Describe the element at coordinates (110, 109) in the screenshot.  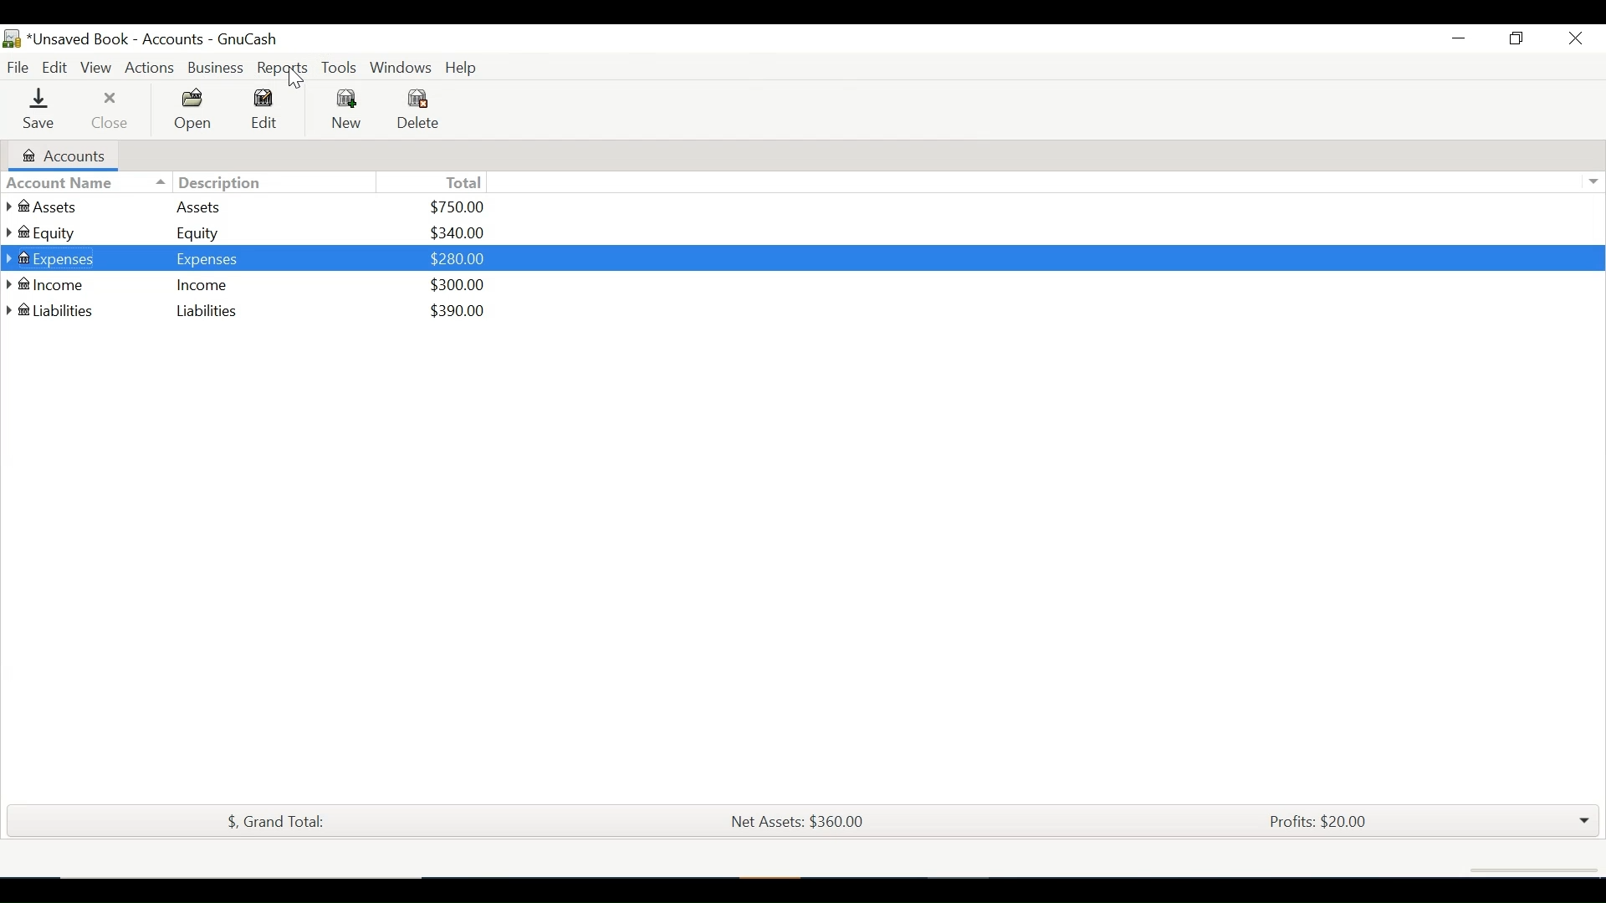
I see `Close` at that location.